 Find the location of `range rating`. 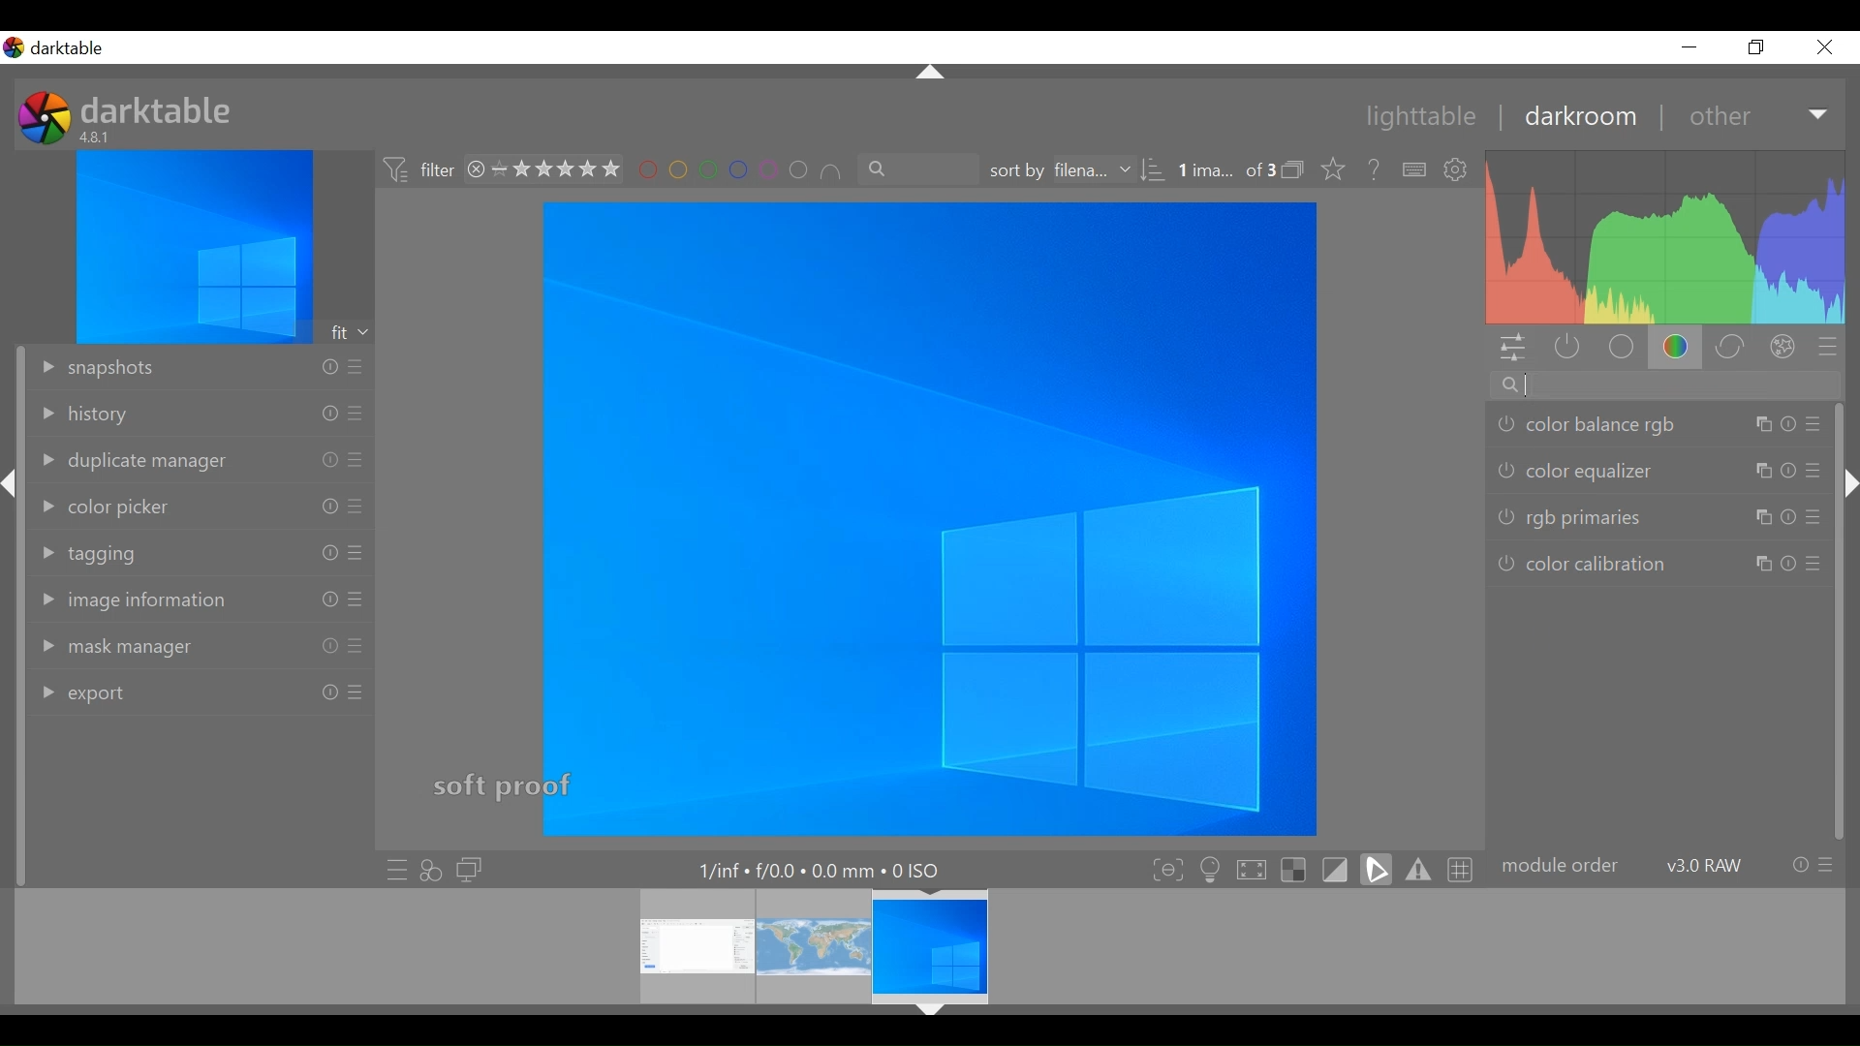

range rating is located at coordinates (557, 170).